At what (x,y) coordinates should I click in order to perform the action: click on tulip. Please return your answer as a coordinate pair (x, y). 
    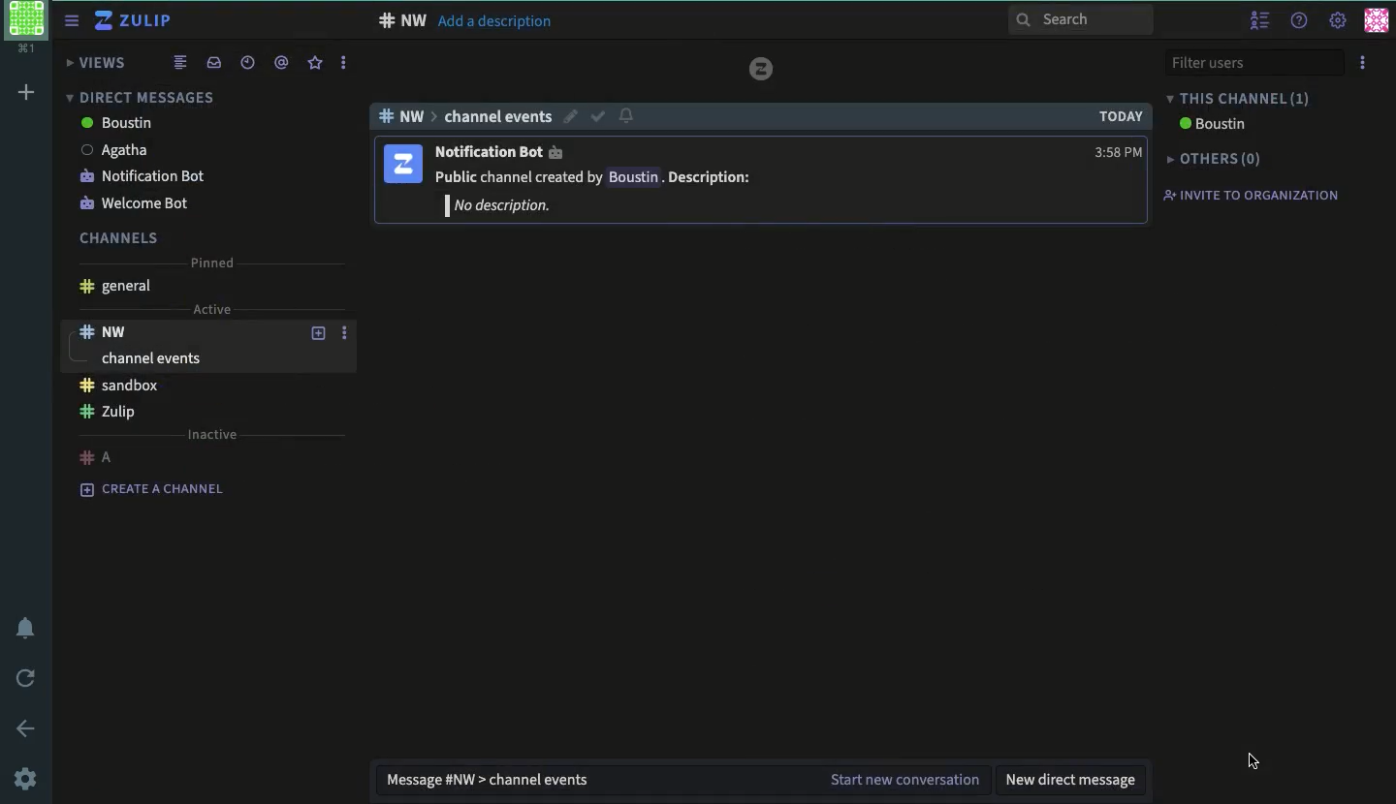
    Looking at the image, I should click on (759, 70).